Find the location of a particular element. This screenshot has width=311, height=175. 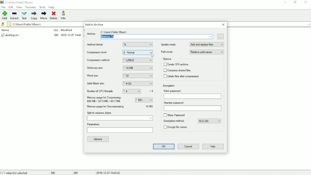

desktop.ini is located at coordinates (41, 36).